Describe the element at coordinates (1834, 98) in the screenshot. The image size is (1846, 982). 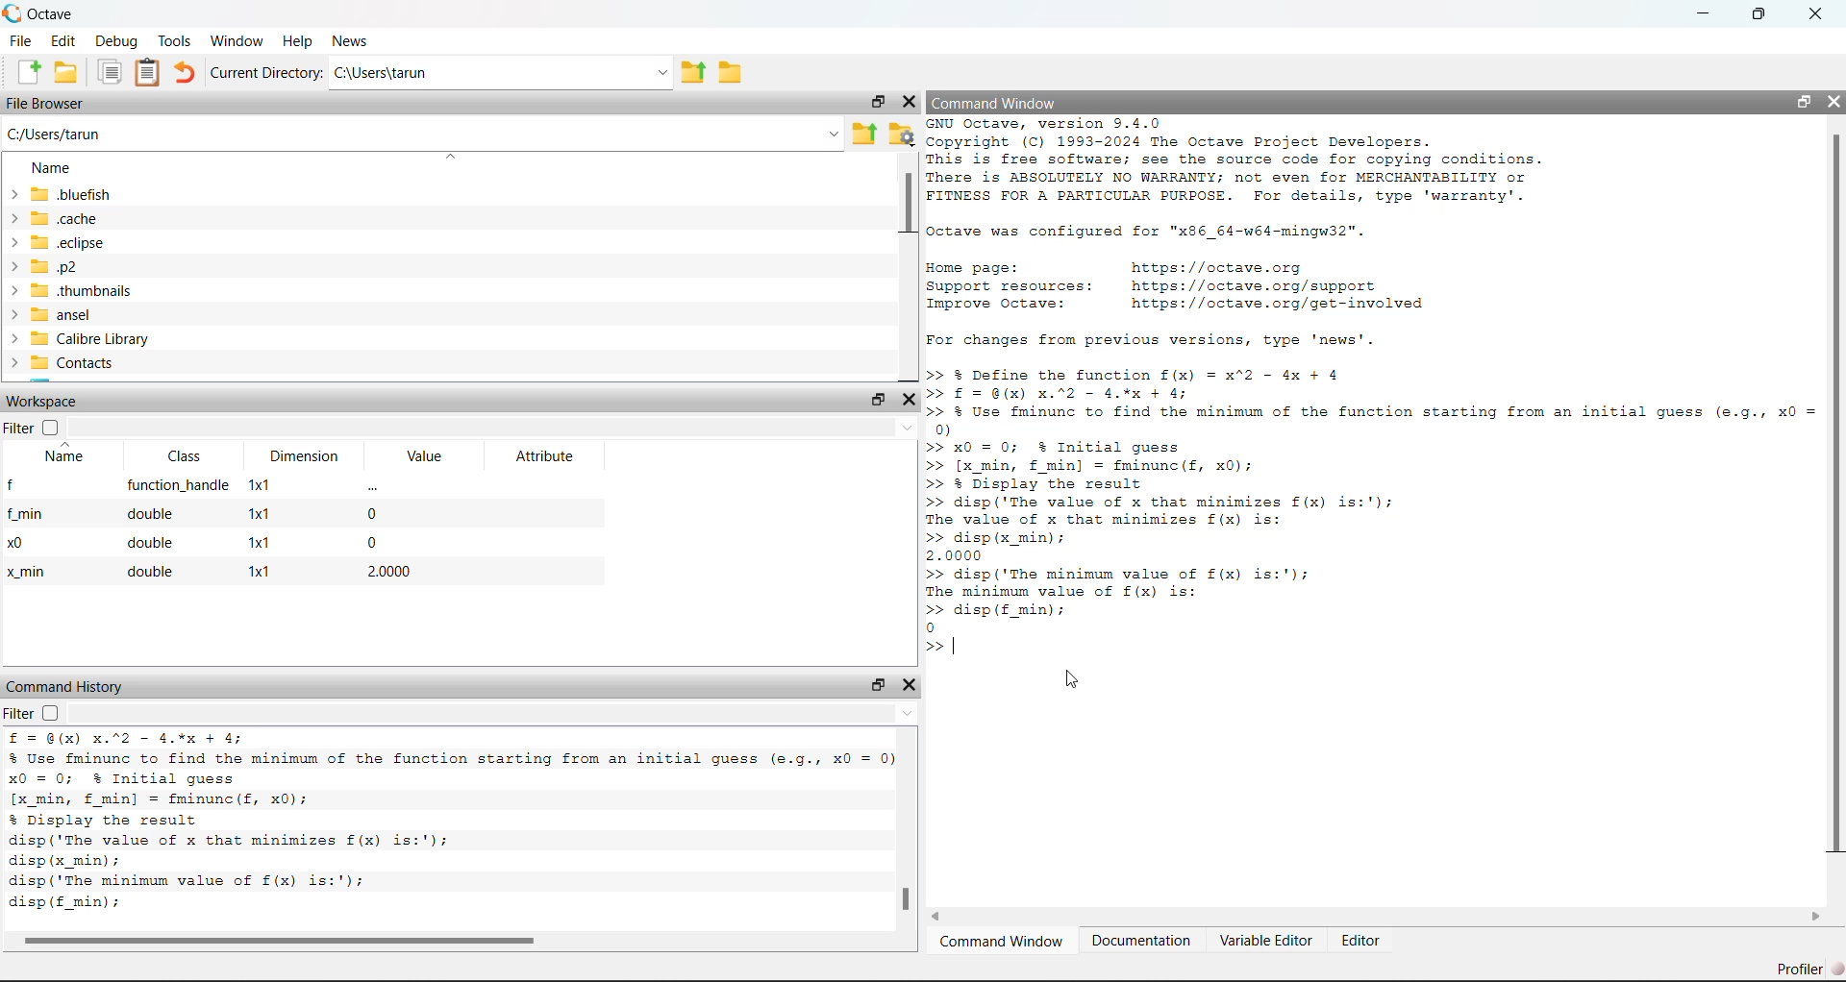
I see `Close` at that location.